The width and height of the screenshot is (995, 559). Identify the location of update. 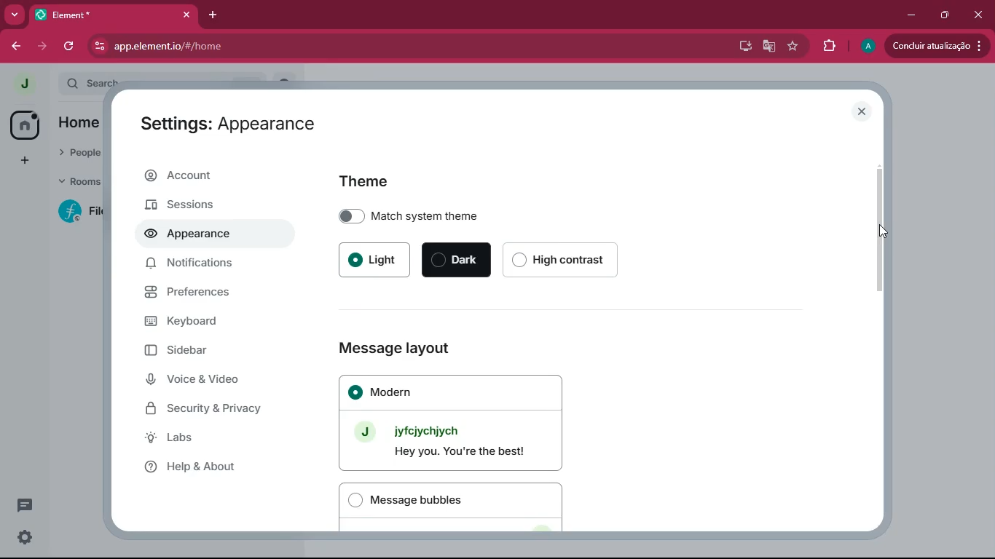
(937, 46).